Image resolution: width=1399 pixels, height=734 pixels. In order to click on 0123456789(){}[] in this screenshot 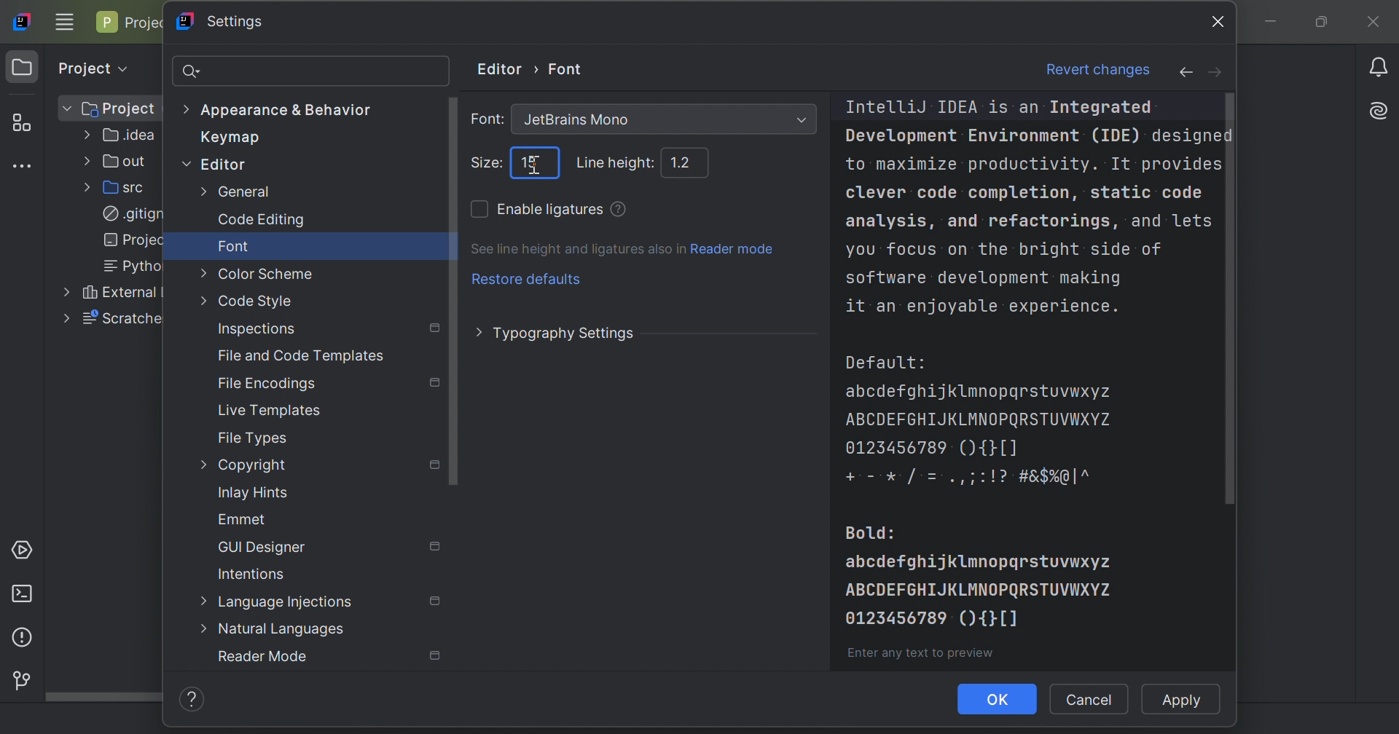, I will do `click(936, 619)`.